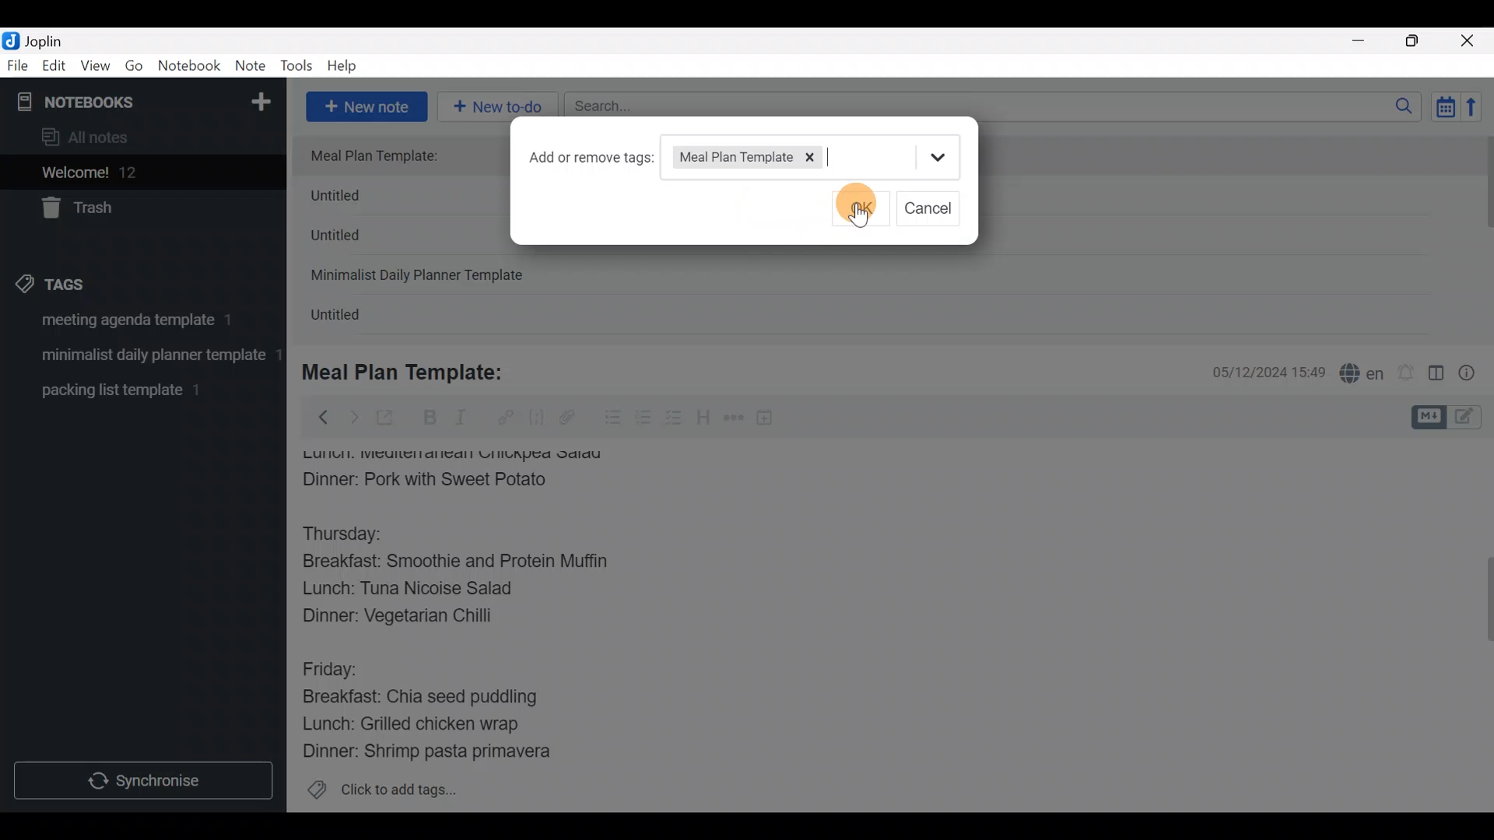  I want to click on Dinner: Vegetarian Chilli, so click(412, 619).